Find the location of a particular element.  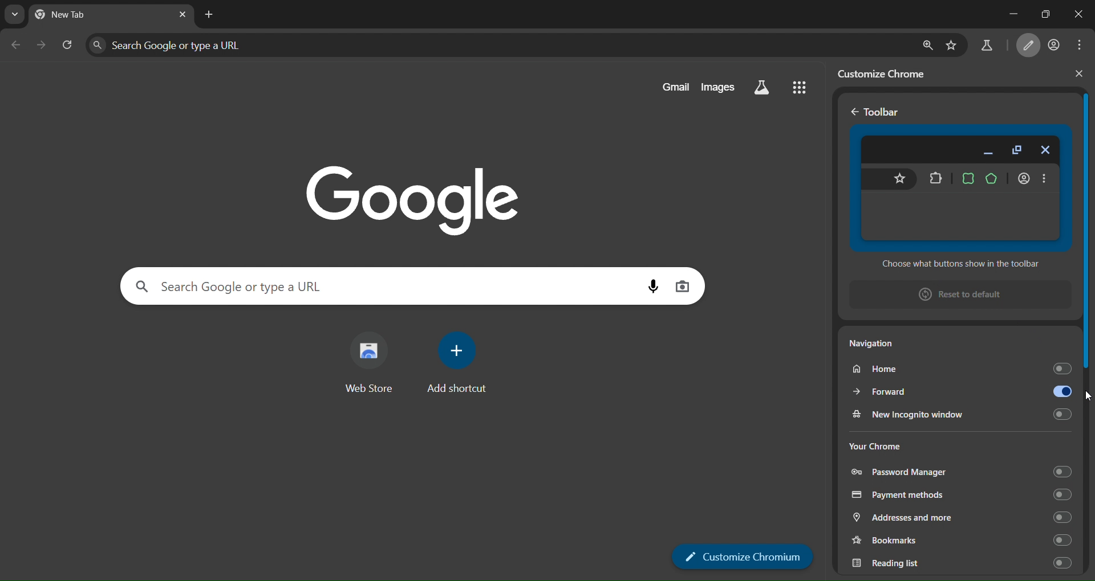

home is located at coordinates (960, 366).